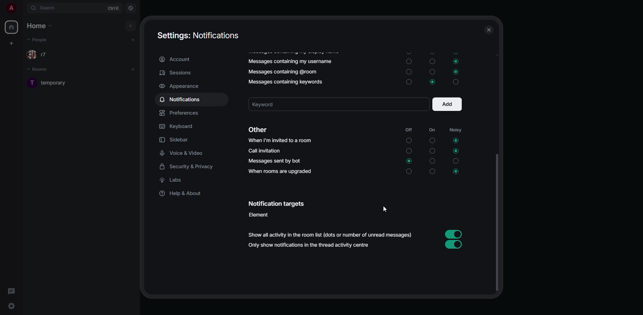 This screenshot has height=315, width=643. I want to click on appearance, so click(182, 86).